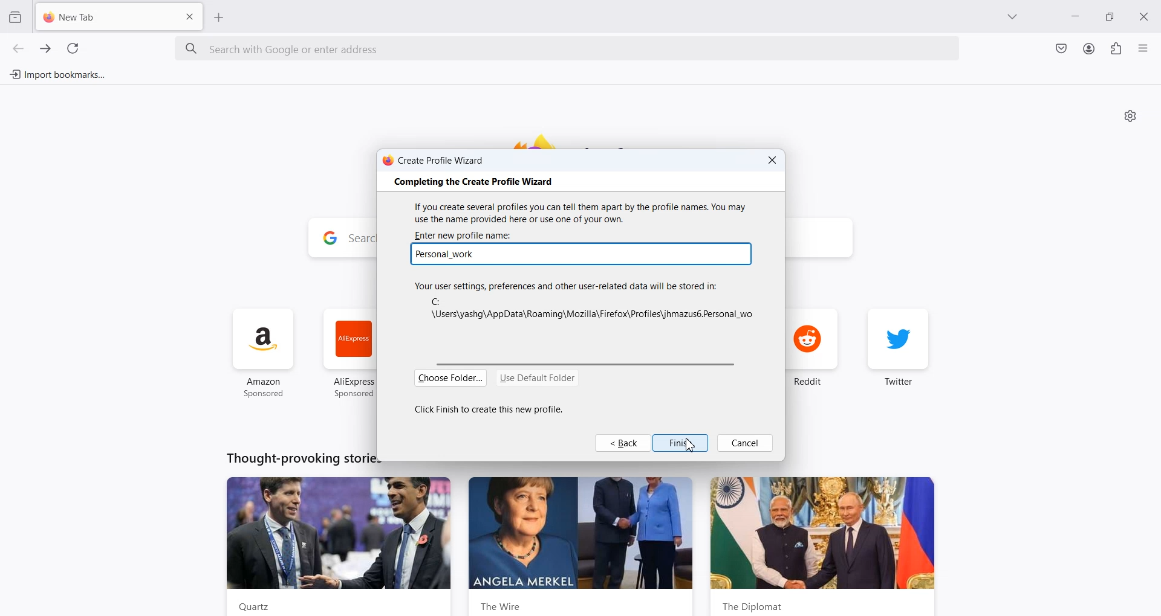 The width and height of the screenshot is (1161, 616). I want to click on New Tab, so click(101, 18).